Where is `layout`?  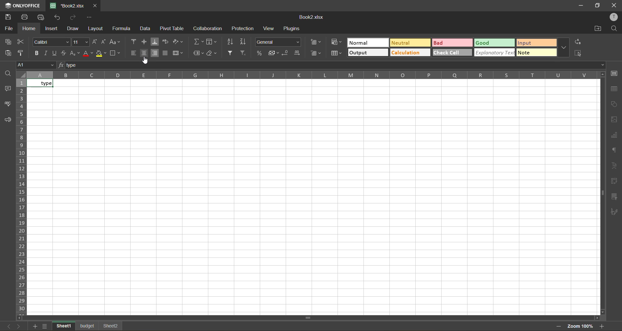
layout is located at coordinates (97, 29).